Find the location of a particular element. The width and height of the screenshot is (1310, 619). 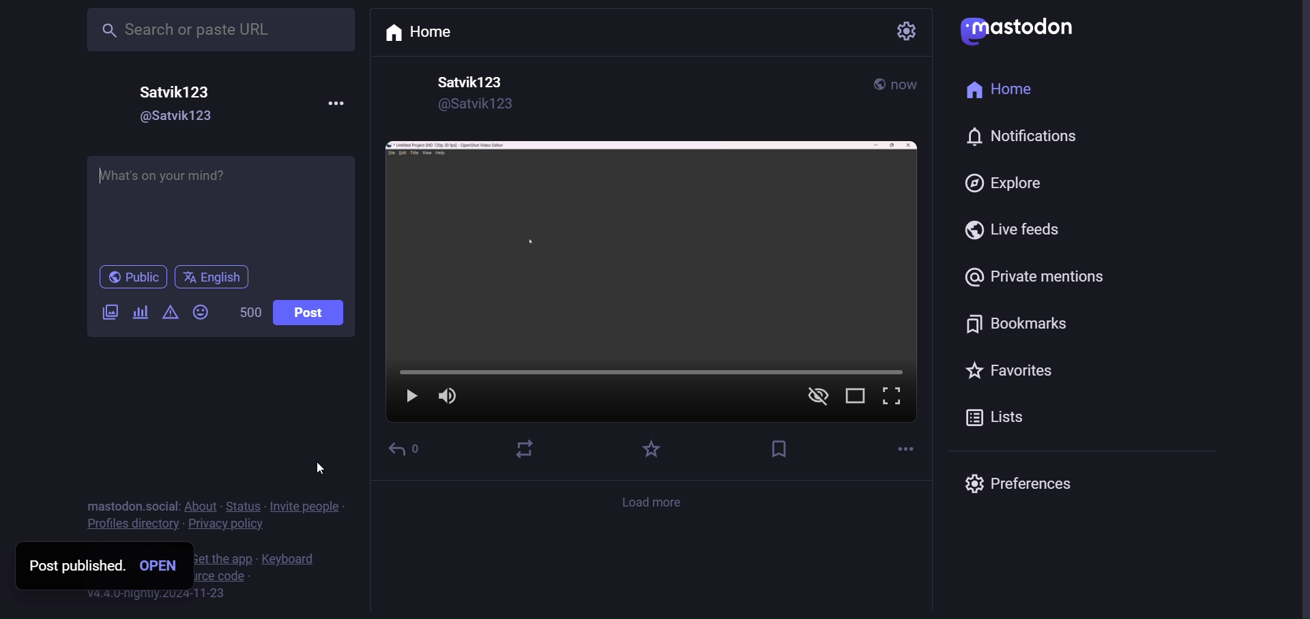

keyboard is located at coordinates (287, 559).